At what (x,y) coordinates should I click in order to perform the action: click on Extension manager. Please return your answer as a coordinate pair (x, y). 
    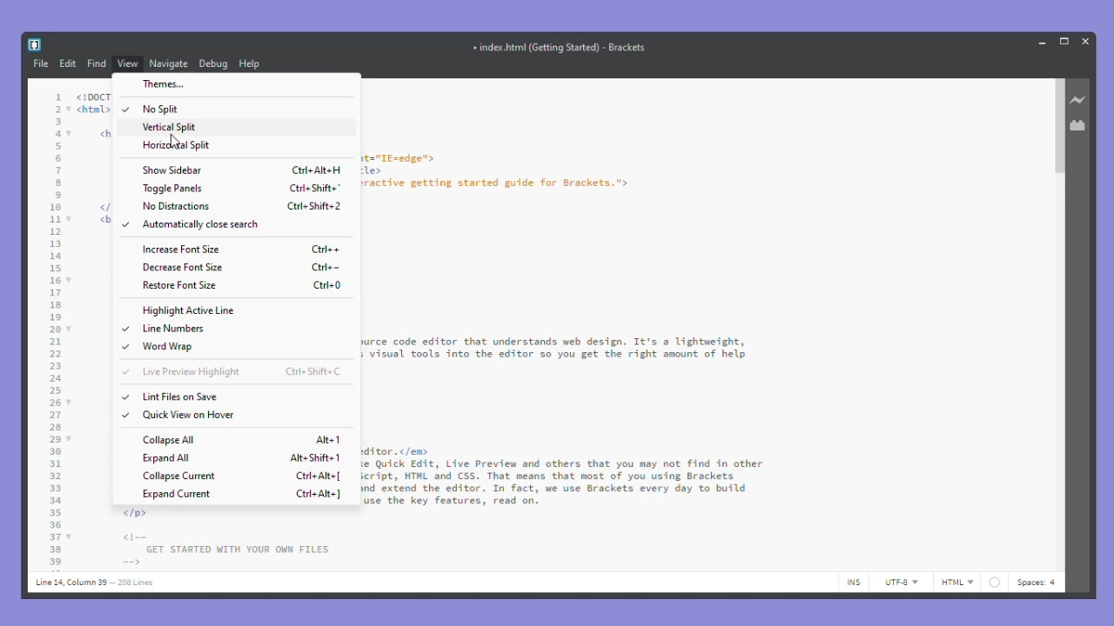
    Looking at the image, I should click on (1080, 125).